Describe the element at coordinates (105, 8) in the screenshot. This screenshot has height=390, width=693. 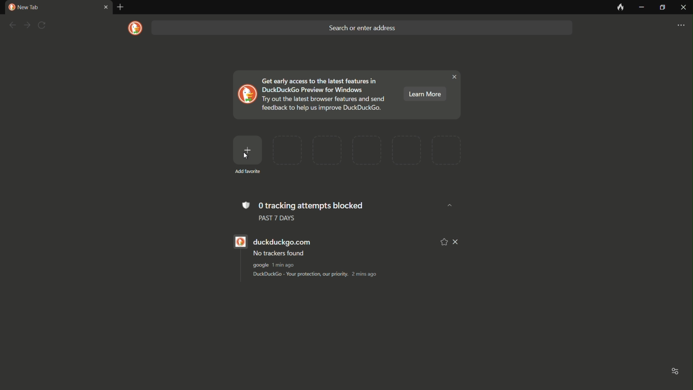
I see `close tab` at that location.